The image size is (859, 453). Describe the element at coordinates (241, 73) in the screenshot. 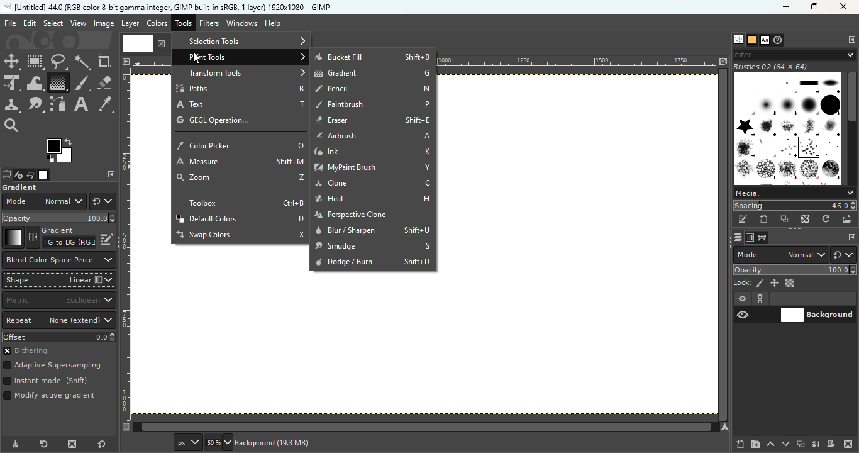

I see `Transform tools` at that location.